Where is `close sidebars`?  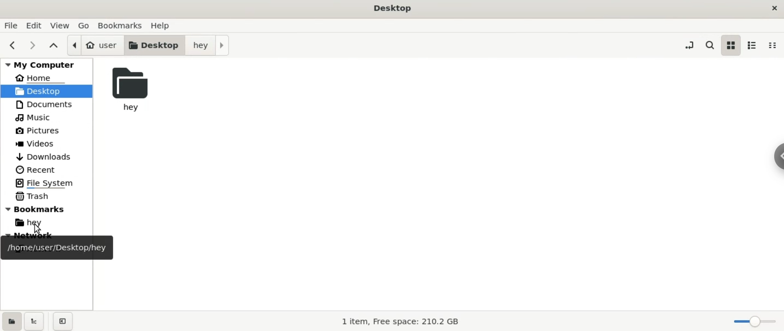 close sidebars is located at coordinates (65, 321).